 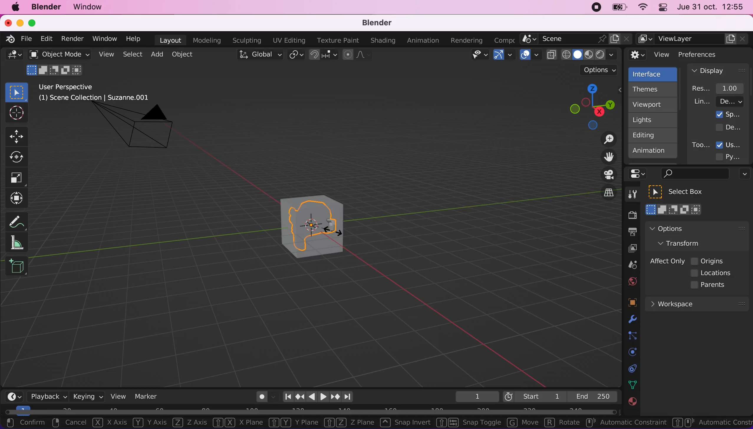 I want to click on transform pivot point, so click(x=297, y=55).